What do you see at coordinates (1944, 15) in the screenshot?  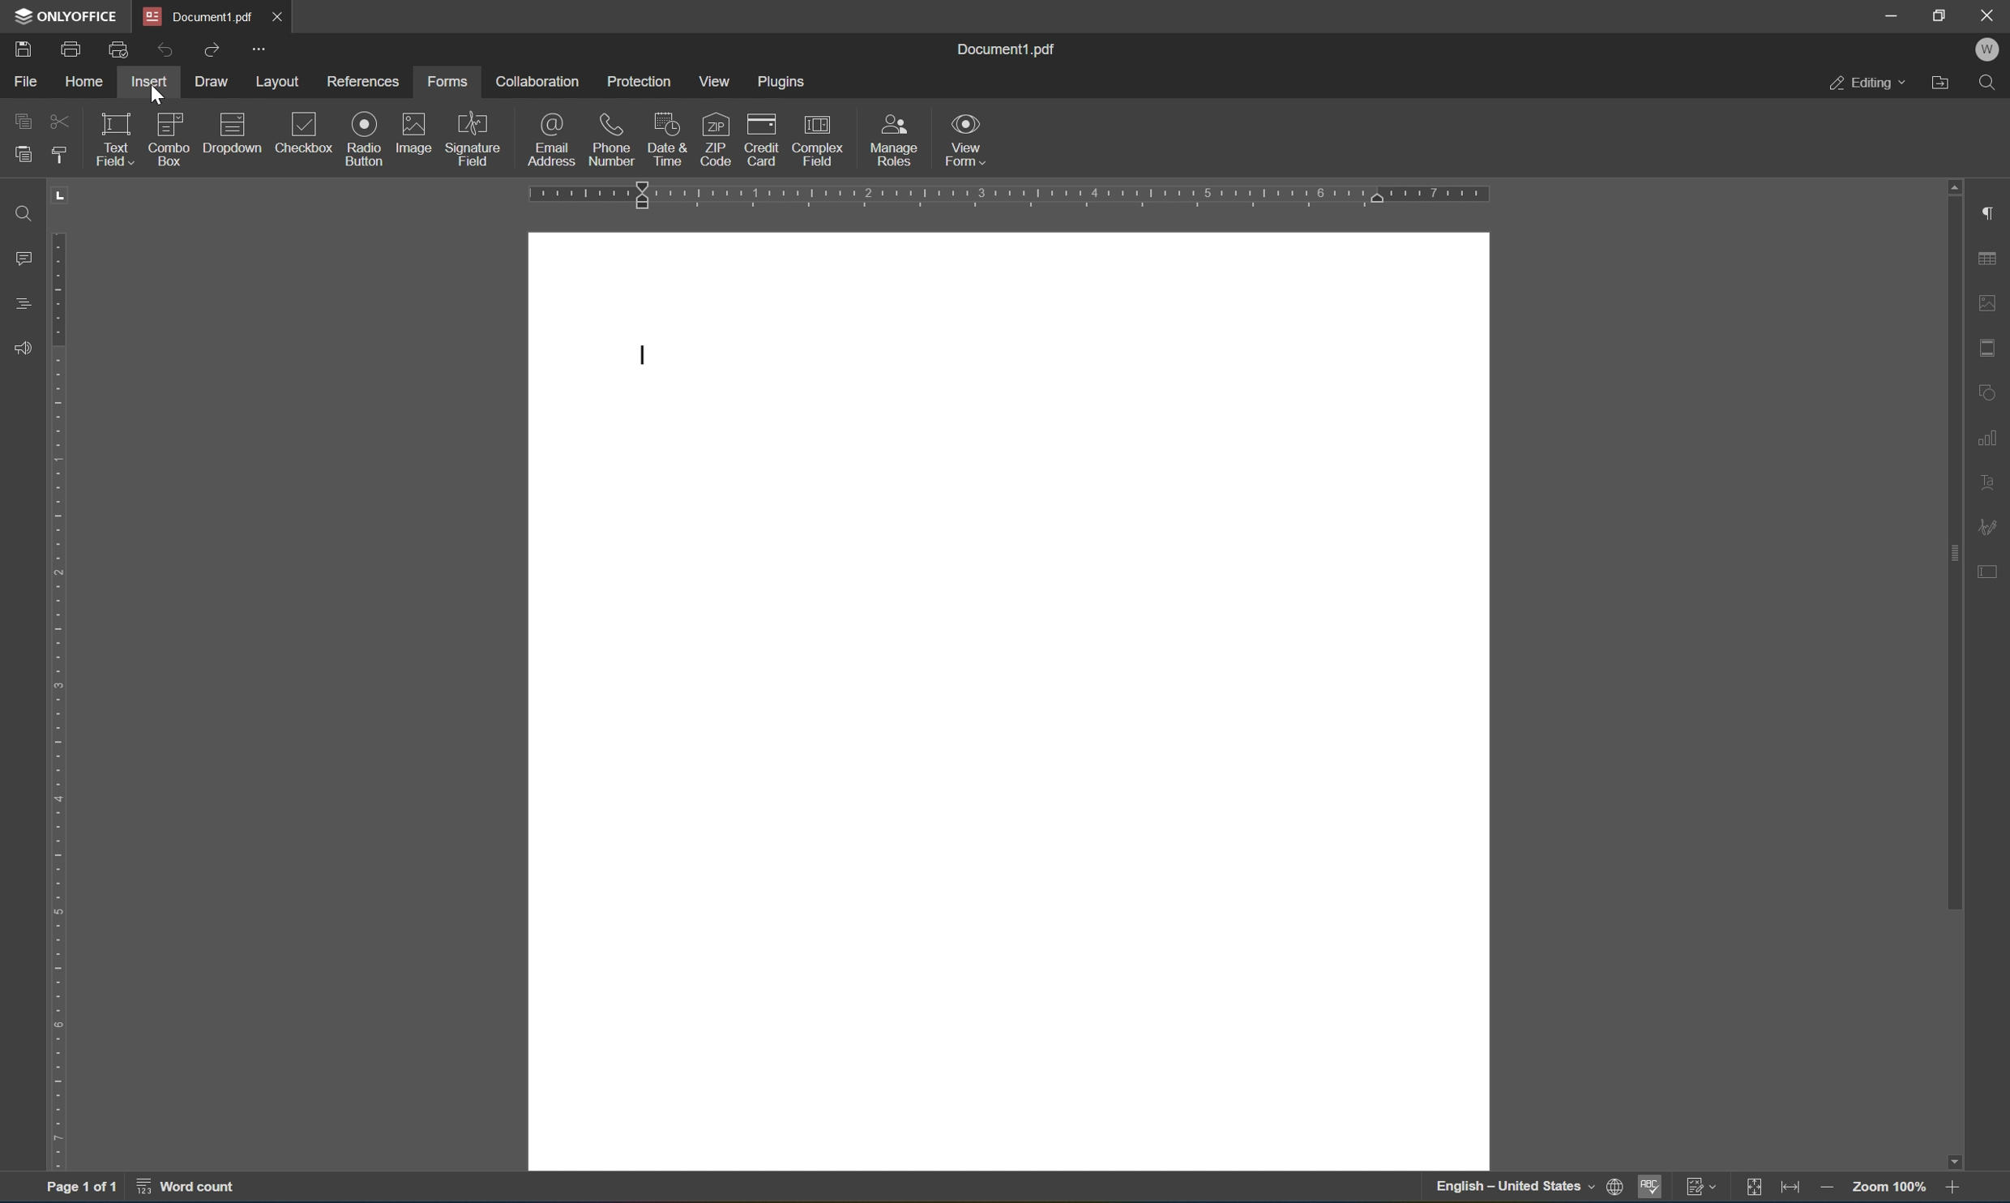 I see `restore down` at bounding box center [1944, 15].